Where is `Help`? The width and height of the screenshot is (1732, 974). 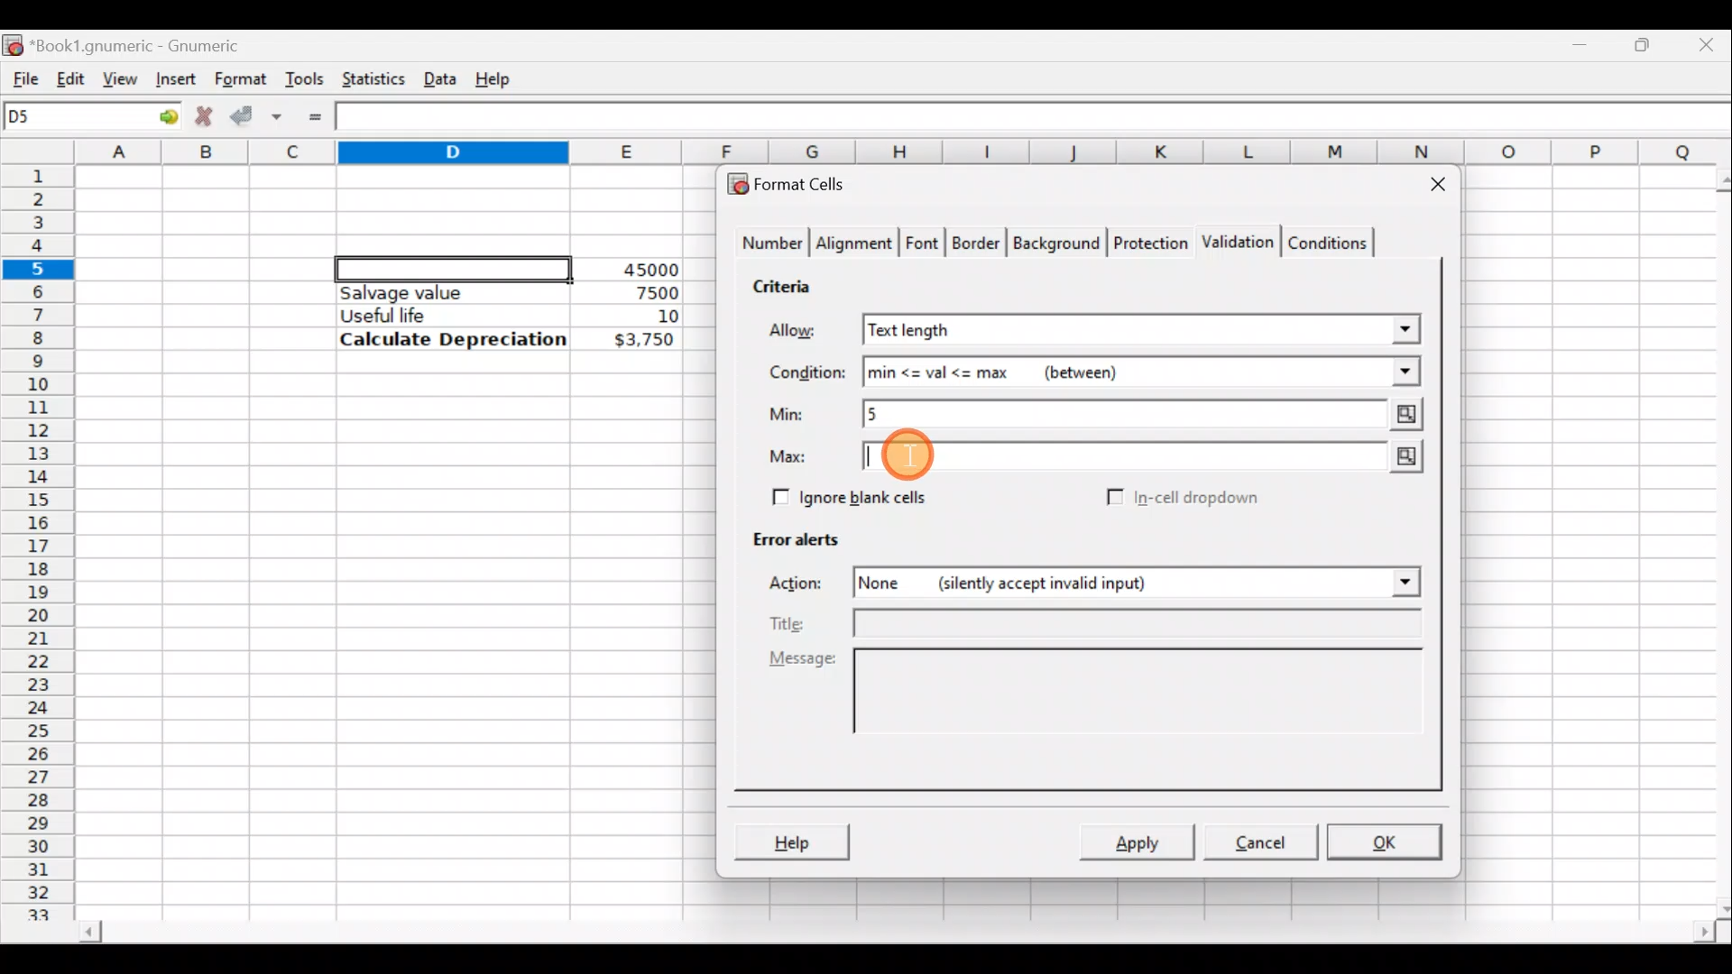 Help is located at coordinates (791, 844).